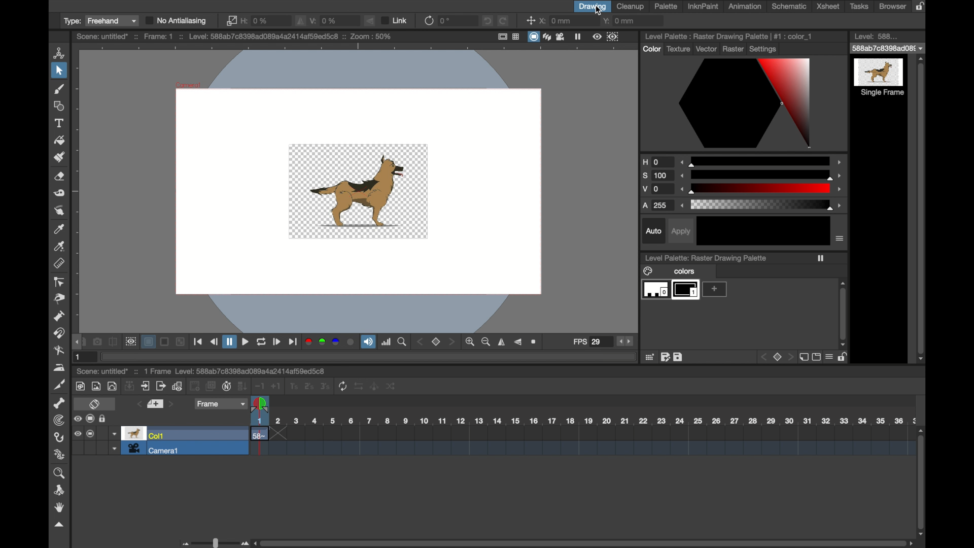  I want to click on color channels, so click(329, 342).